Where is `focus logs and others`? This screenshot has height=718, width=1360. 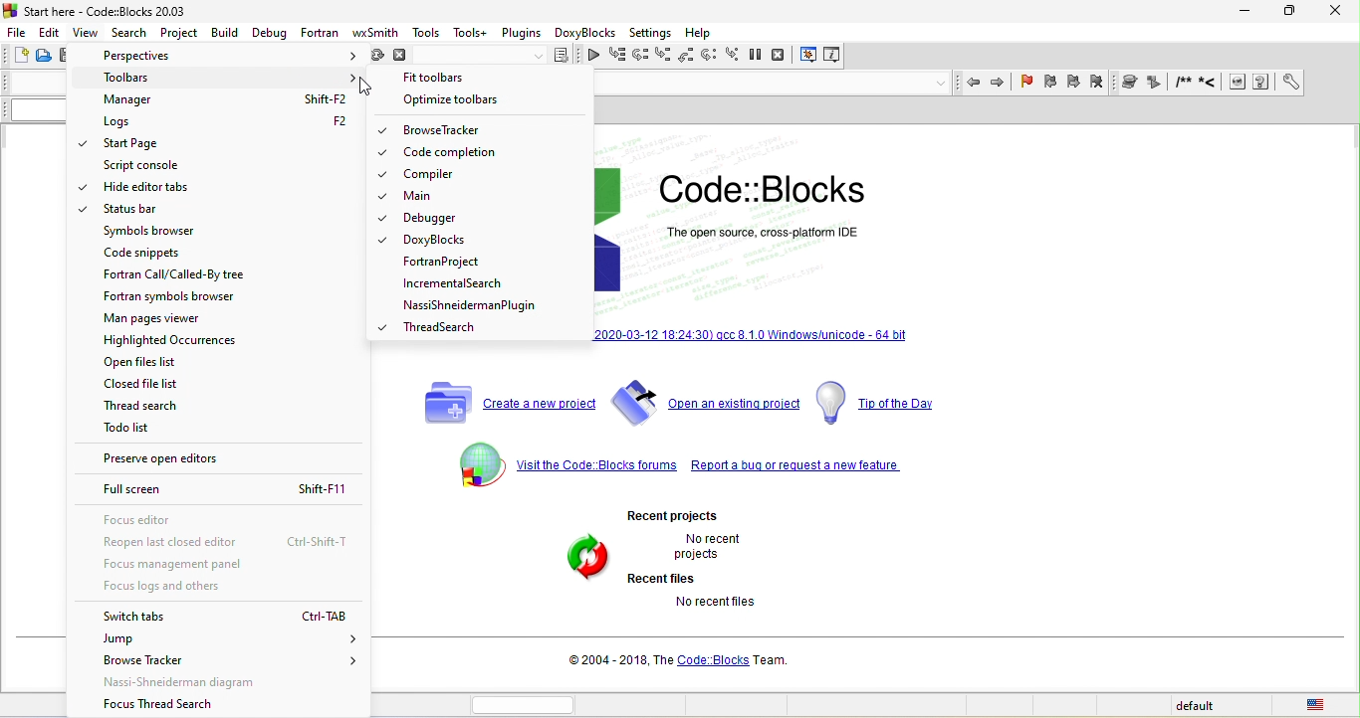
focus logs and others is located at coordinates (202, 589).